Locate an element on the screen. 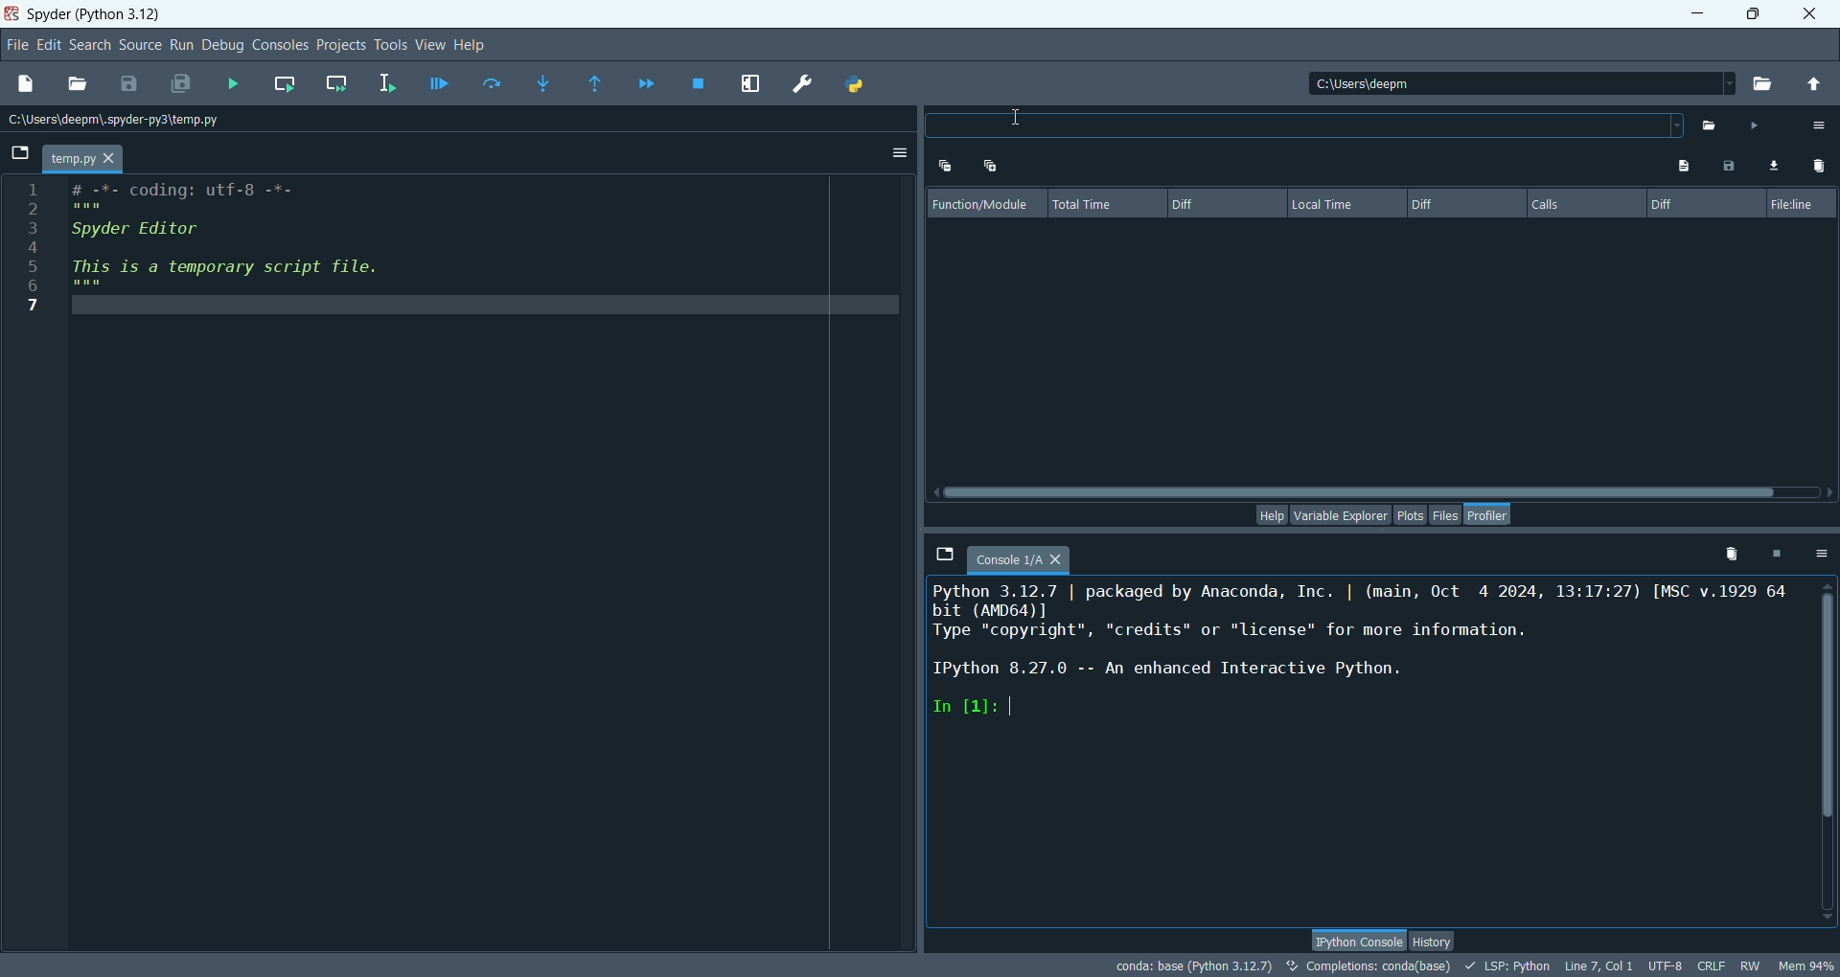 Image resolution: width=1840 pixels, height=977 pixels. location is located at coordinates (1522, 85).